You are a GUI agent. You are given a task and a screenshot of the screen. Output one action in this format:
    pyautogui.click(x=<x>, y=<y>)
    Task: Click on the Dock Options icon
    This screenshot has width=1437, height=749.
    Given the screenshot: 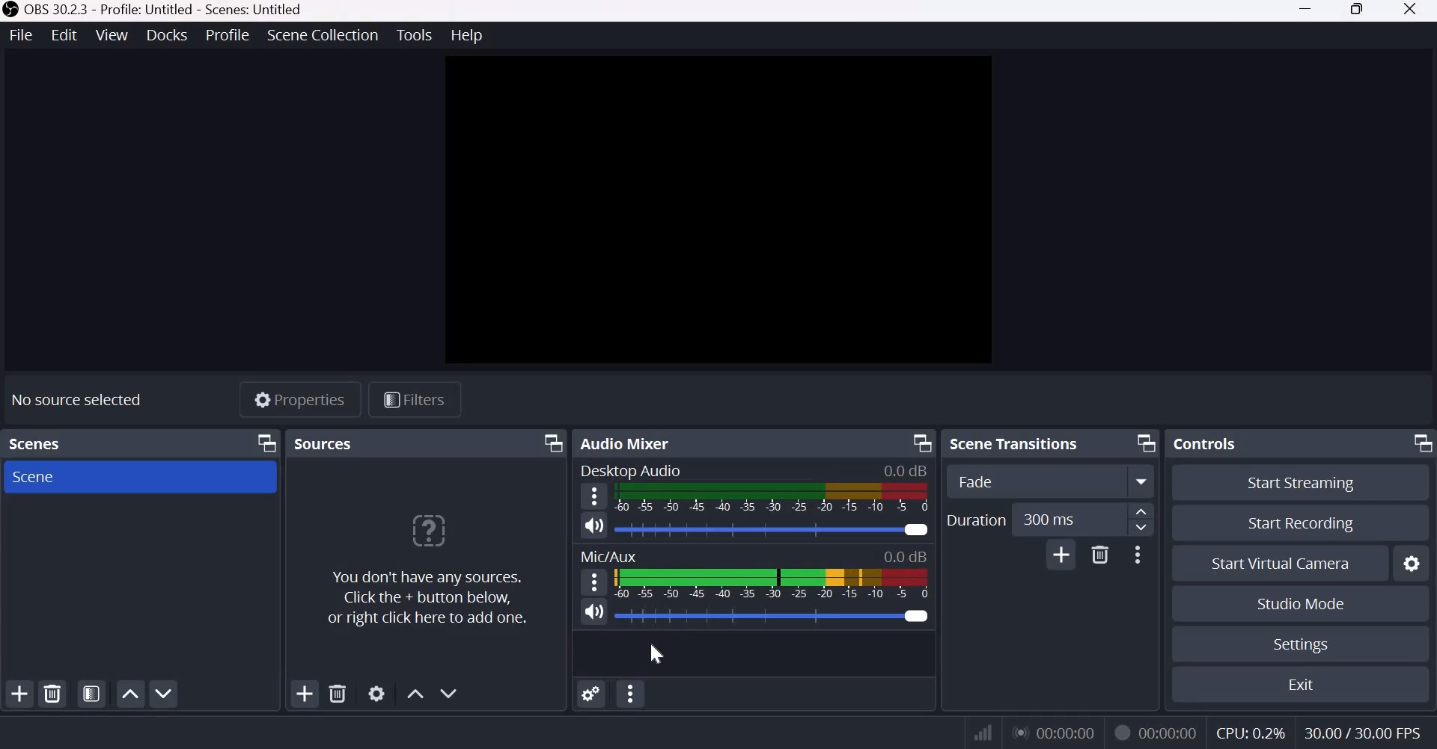 What is the action you would take?
    pyautogui.click(x=264, y=442)
    